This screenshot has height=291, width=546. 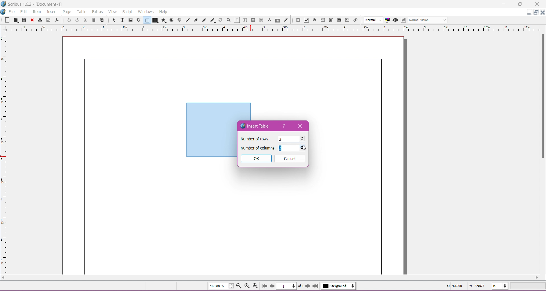 What do you see at coordinates (127, 11) in the screenshot?
I see `` at bounding box center [127, 11].